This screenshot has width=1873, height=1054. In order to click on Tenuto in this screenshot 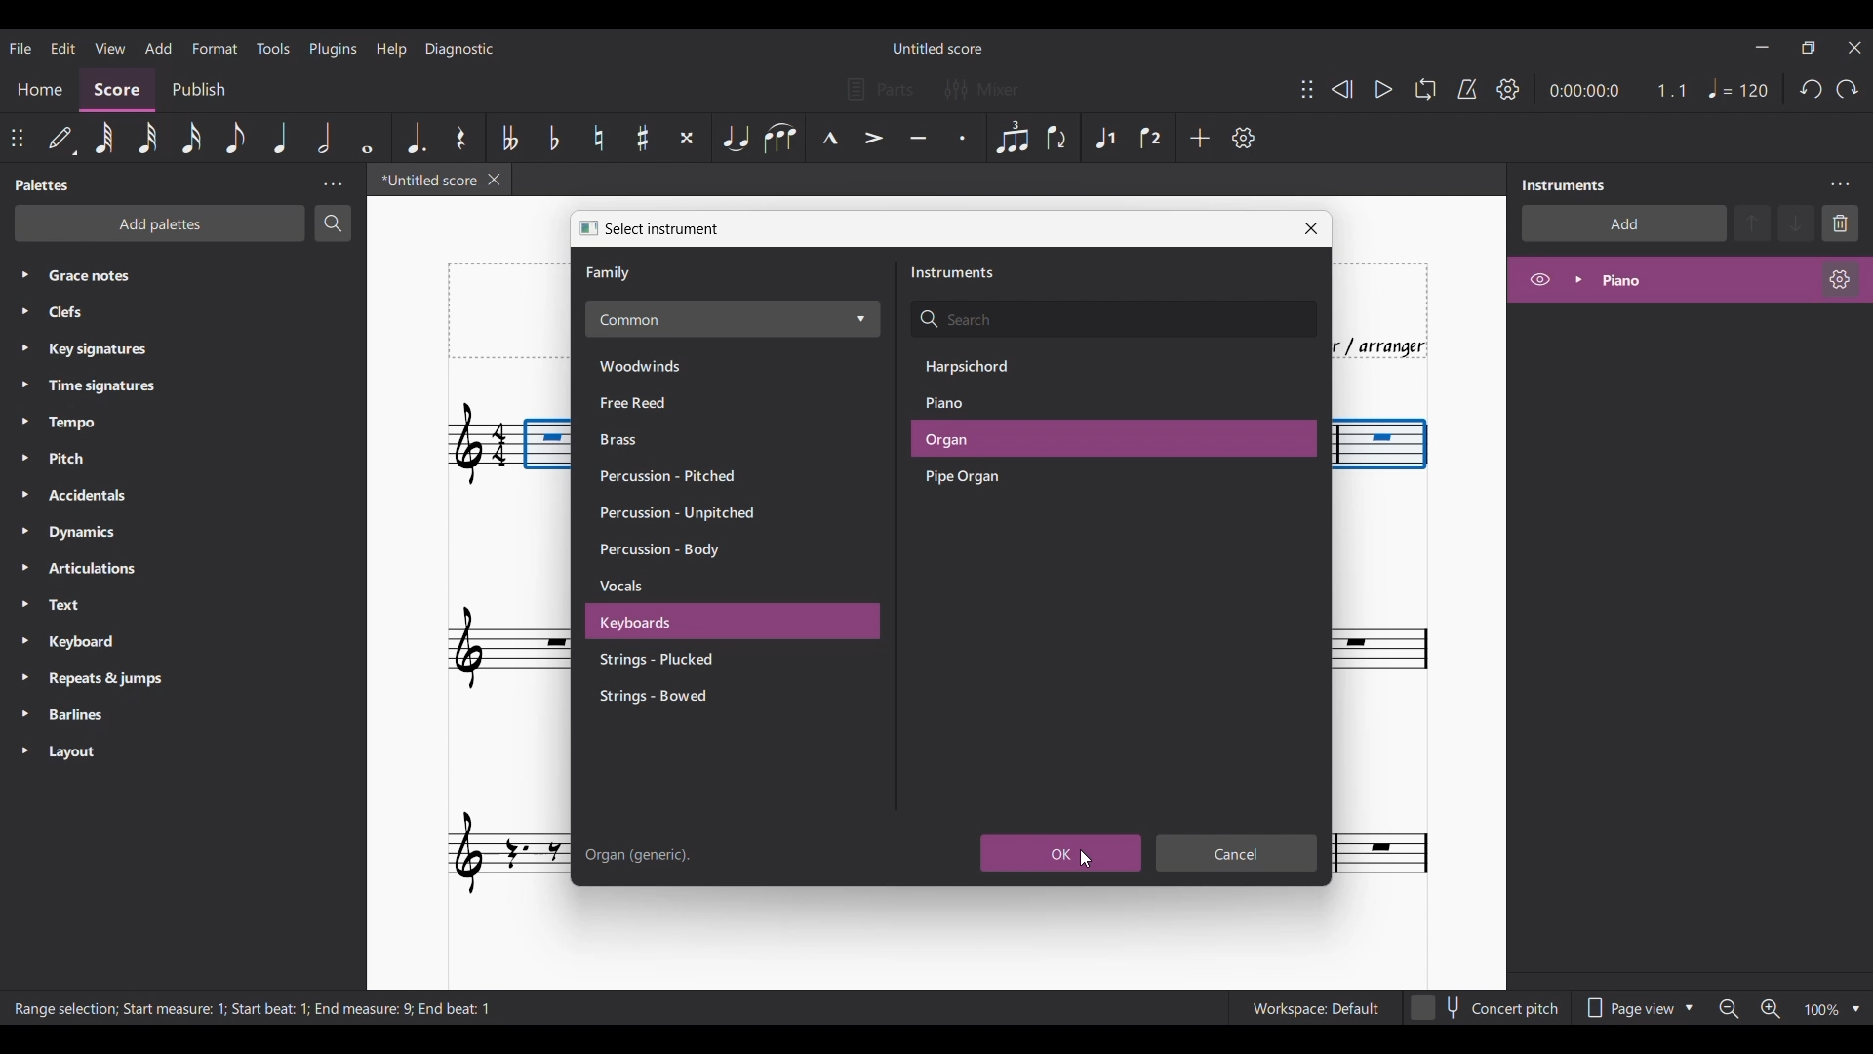, I will do `click(918, 137)`.